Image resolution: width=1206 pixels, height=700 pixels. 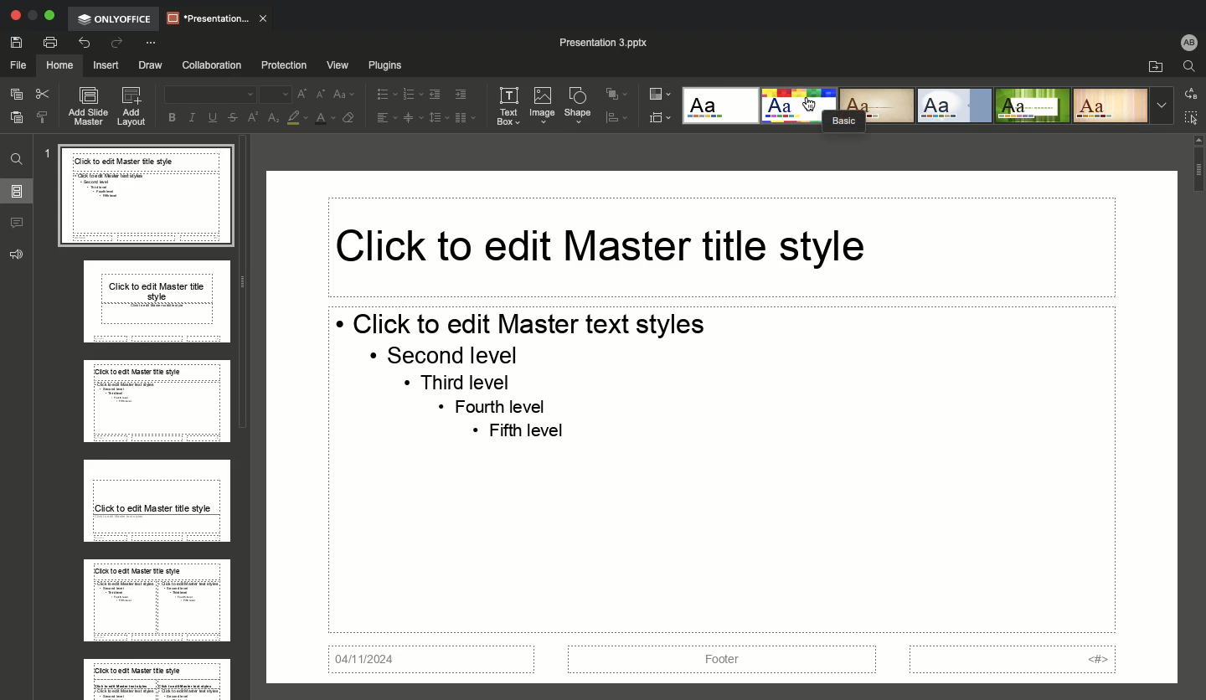 What do you see at coordinates (157, 305) in the screenshot?
I see `Layout master slide 2` at bounding box center [157, 305].